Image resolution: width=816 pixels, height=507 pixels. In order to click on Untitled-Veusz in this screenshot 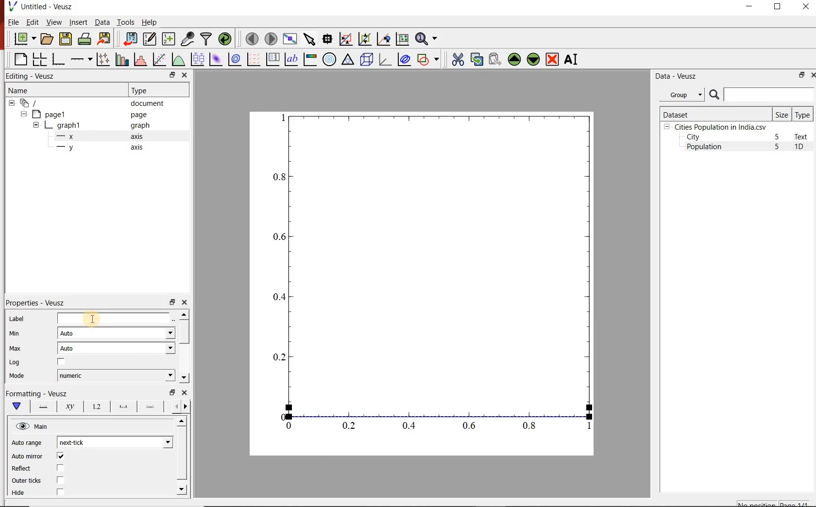, I will do `click(41, 7)`.